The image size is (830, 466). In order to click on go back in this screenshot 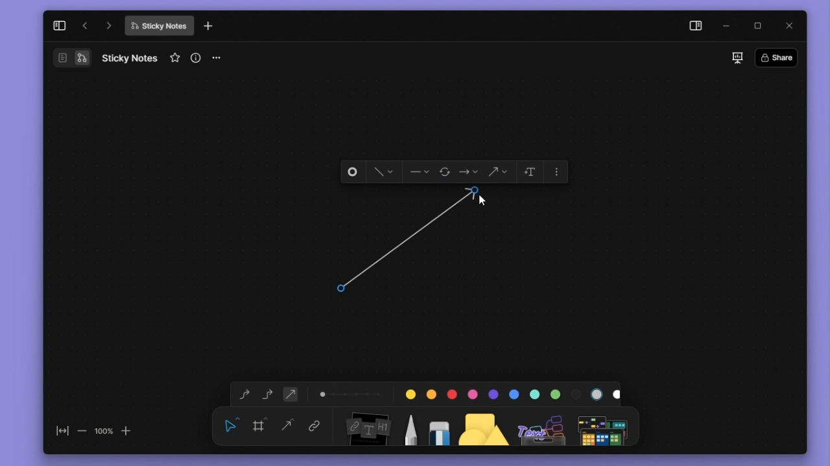, I will do `click(85, 26)`.